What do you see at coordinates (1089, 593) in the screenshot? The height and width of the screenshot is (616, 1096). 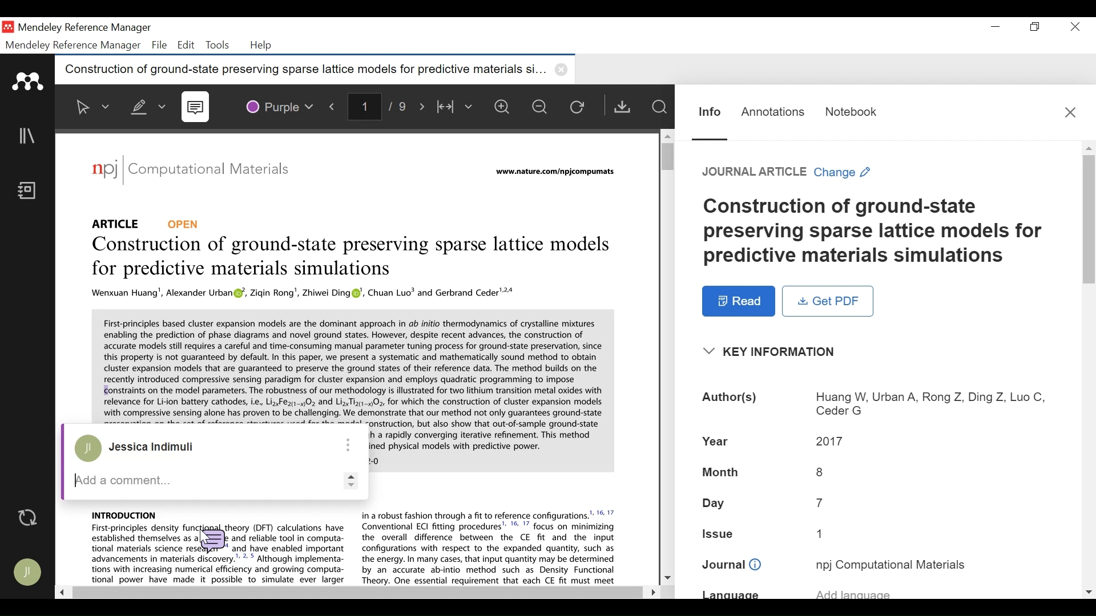 I see `Scroll down` at bounding box center [1089, 593].